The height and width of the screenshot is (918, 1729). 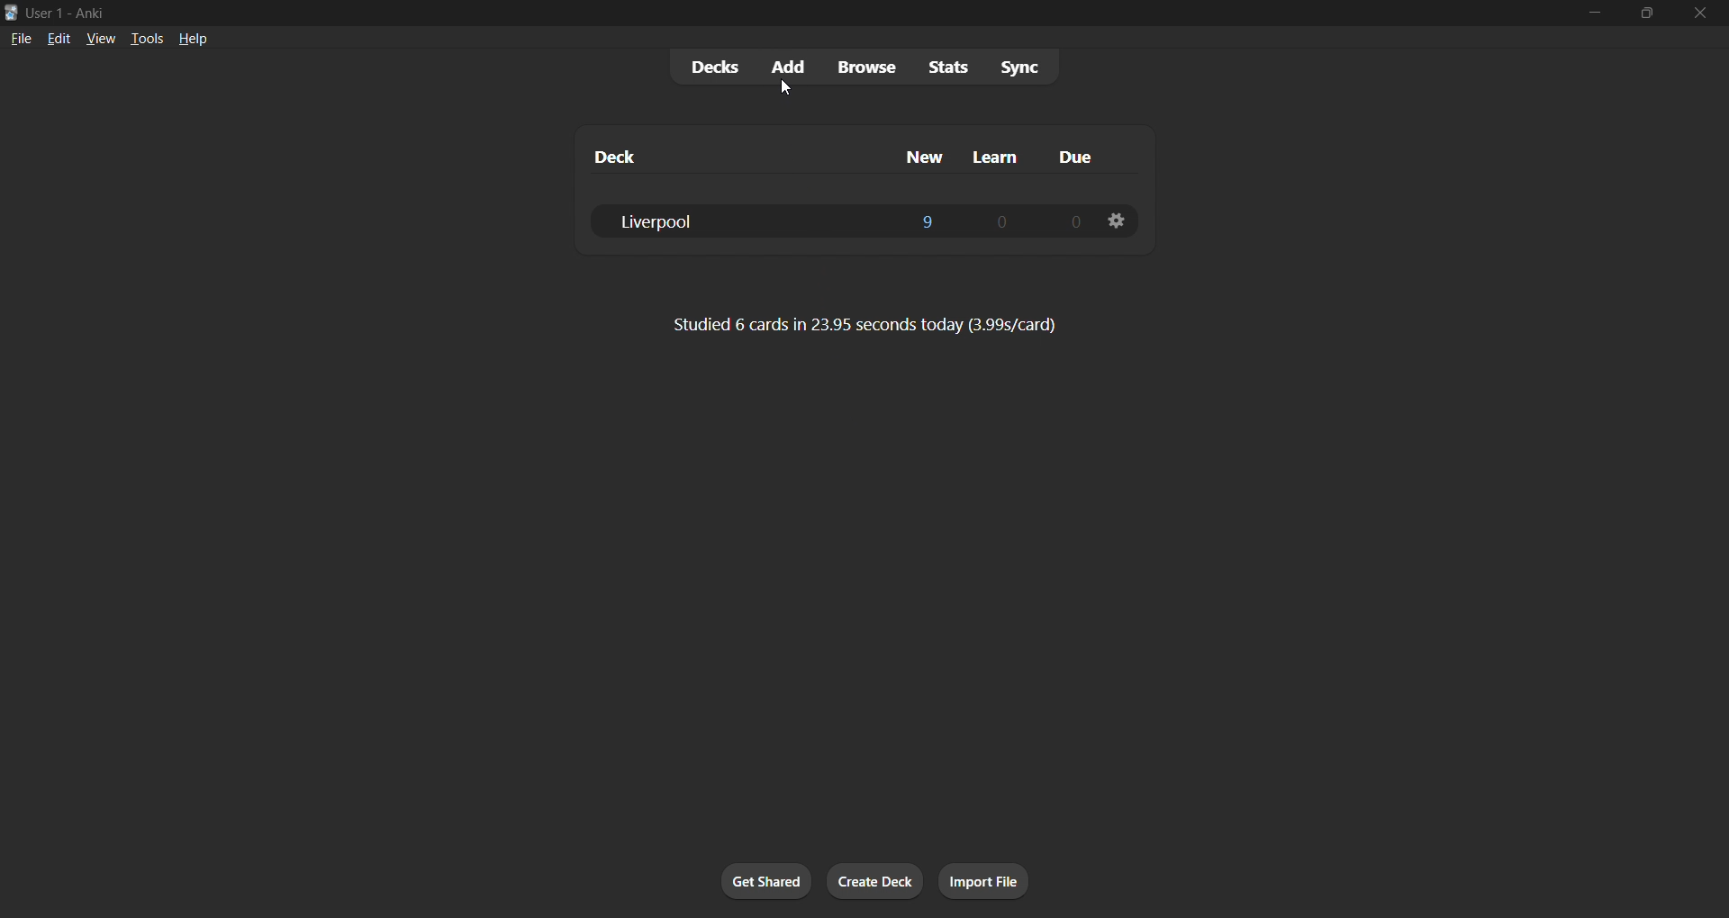 I want to click on get shared, so click(x=763, y=880).